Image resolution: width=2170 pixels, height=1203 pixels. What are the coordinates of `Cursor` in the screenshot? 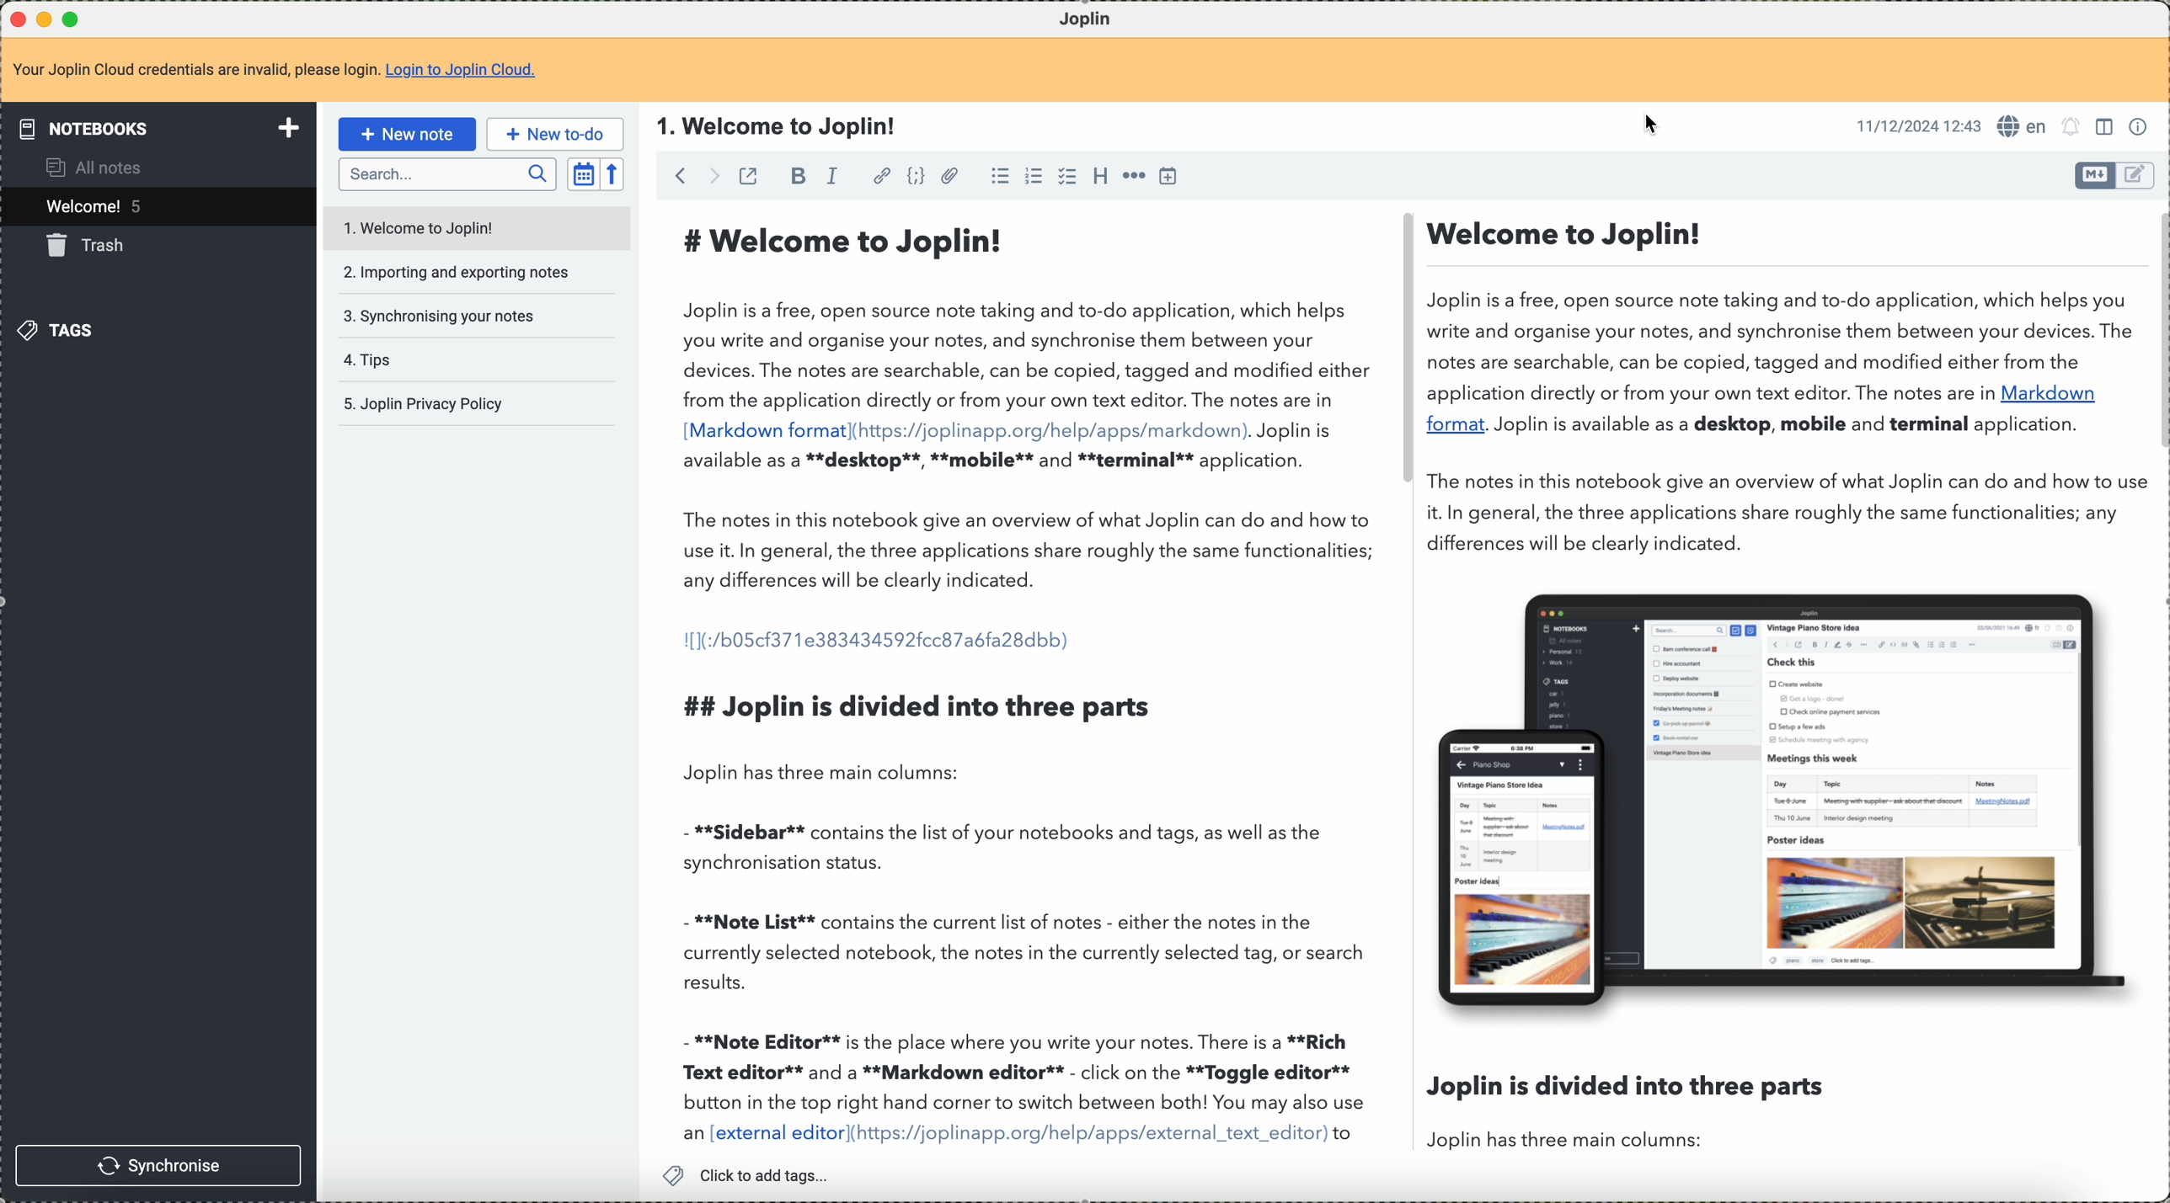 It's located at (1654, 126).